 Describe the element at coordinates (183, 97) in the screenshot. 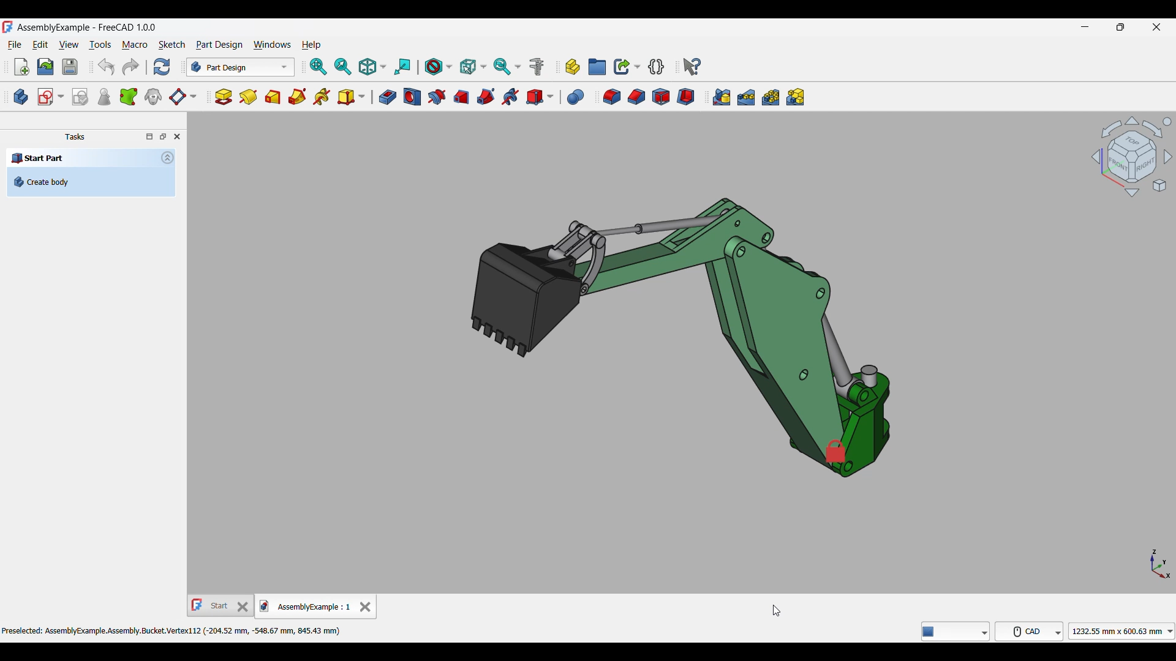

I see `Create a datum plane` at that location.